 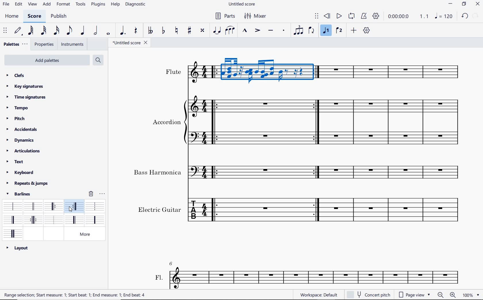 I want to click on right (end) repeat sign, so click(x=75, y=207).